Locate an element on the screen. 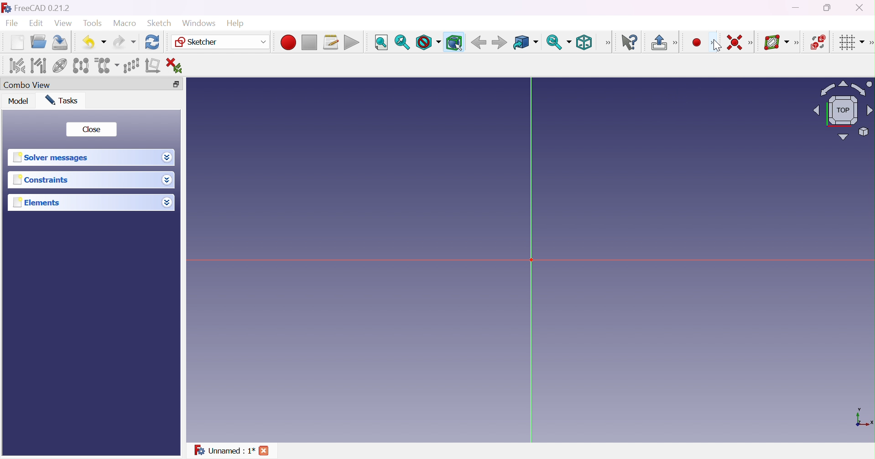 The height and width of the screenshot is (459, 875). Minimize is located at coordinates (797, 9).